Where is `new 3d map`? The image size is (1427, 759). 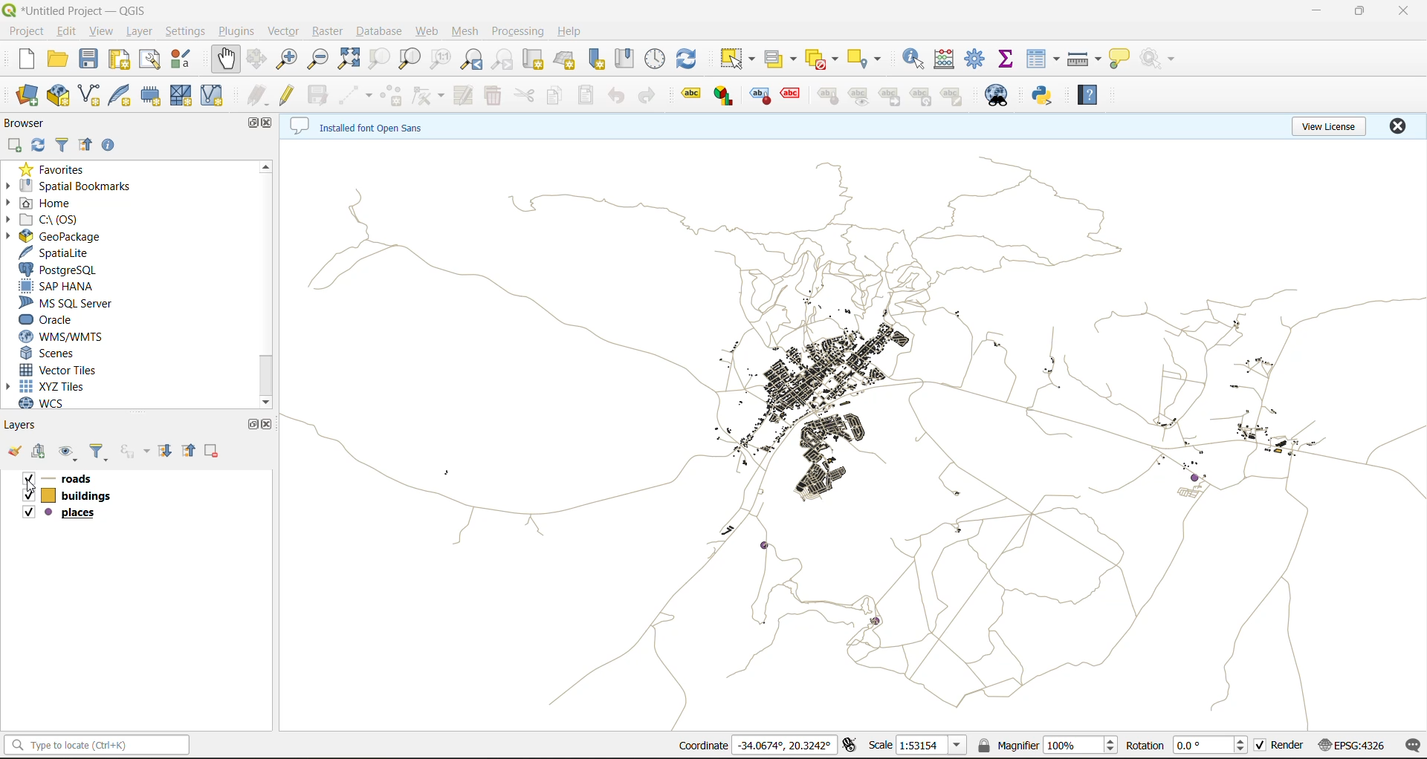
new 3d map is located at coordinates (566, 58).